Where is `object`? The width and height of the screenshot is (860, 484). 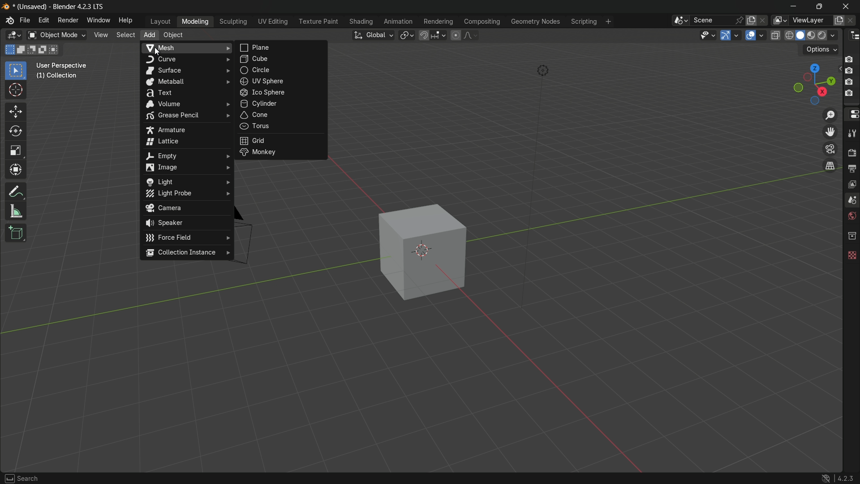
object is located at coordinates (173, 36).